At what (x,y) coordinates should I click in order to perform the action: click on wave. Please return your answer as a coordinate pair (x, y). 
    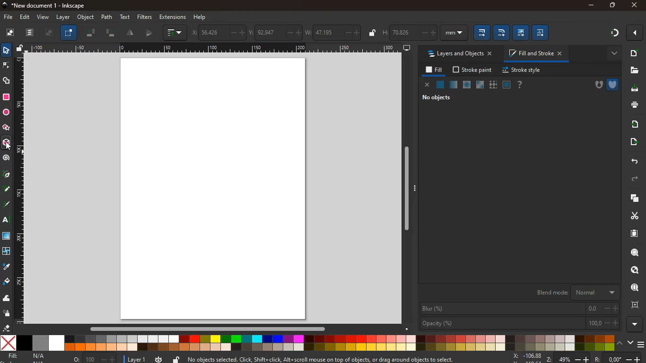
    Looking at the image, I should click on (8, 299).